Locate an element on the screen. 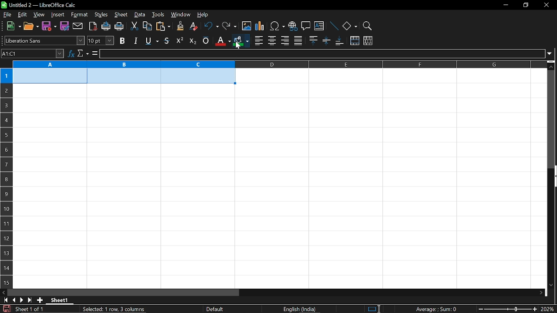 This screenshot has width=557, height=313. line is located at coordinates (334, 26).